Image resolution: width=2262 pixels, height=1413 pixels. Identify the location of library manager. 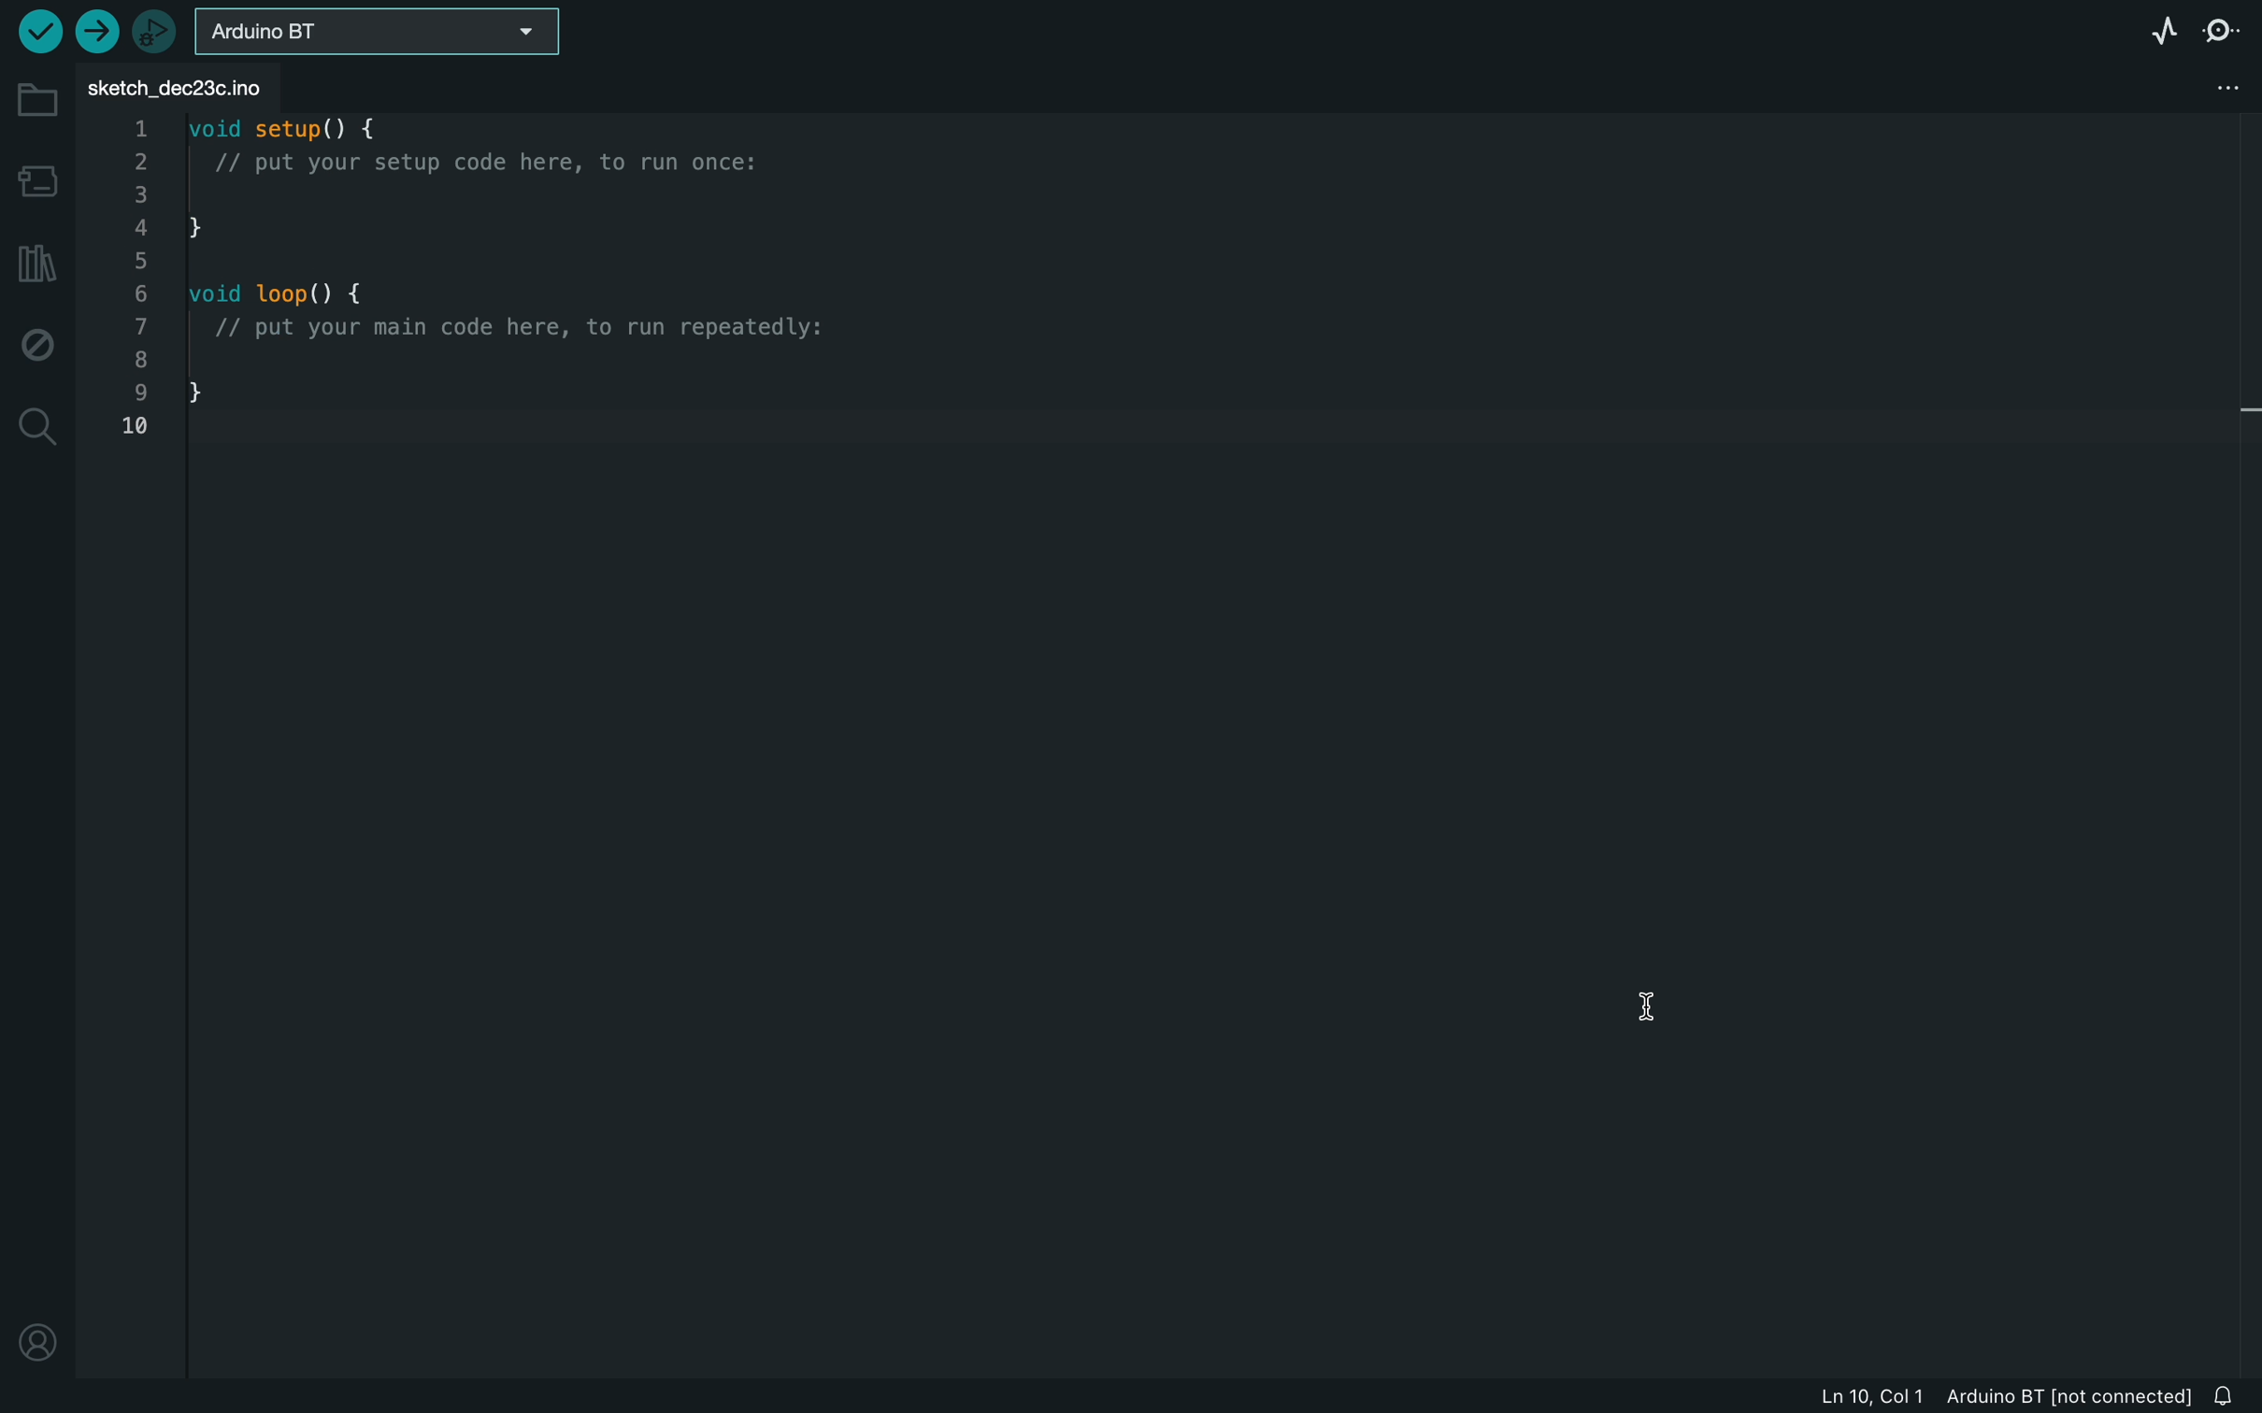
(37, 261).